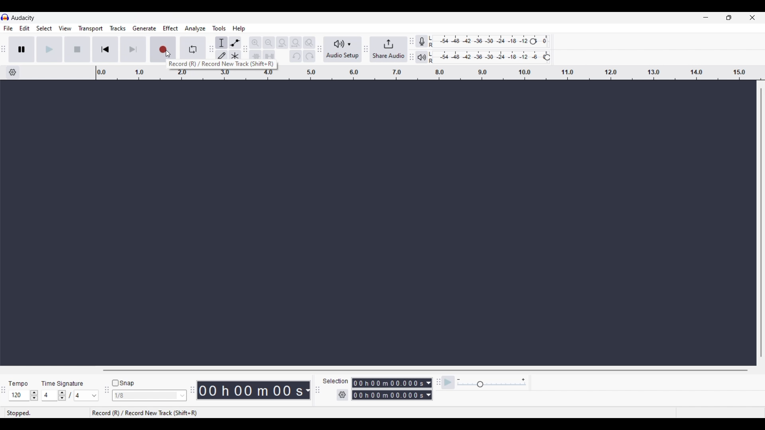  I want to click on Envelop tool, so click(235, 43).